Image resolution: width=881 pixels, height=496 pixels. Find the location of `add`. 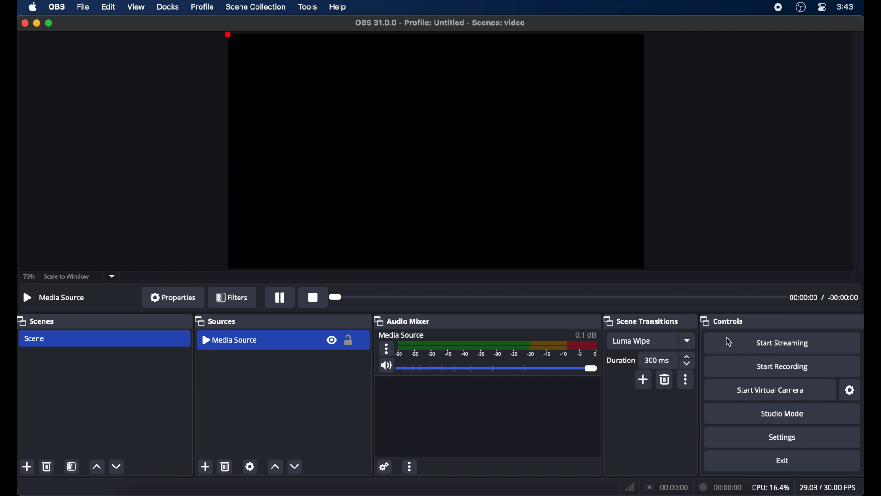

add is located at coordinates (644, 380).